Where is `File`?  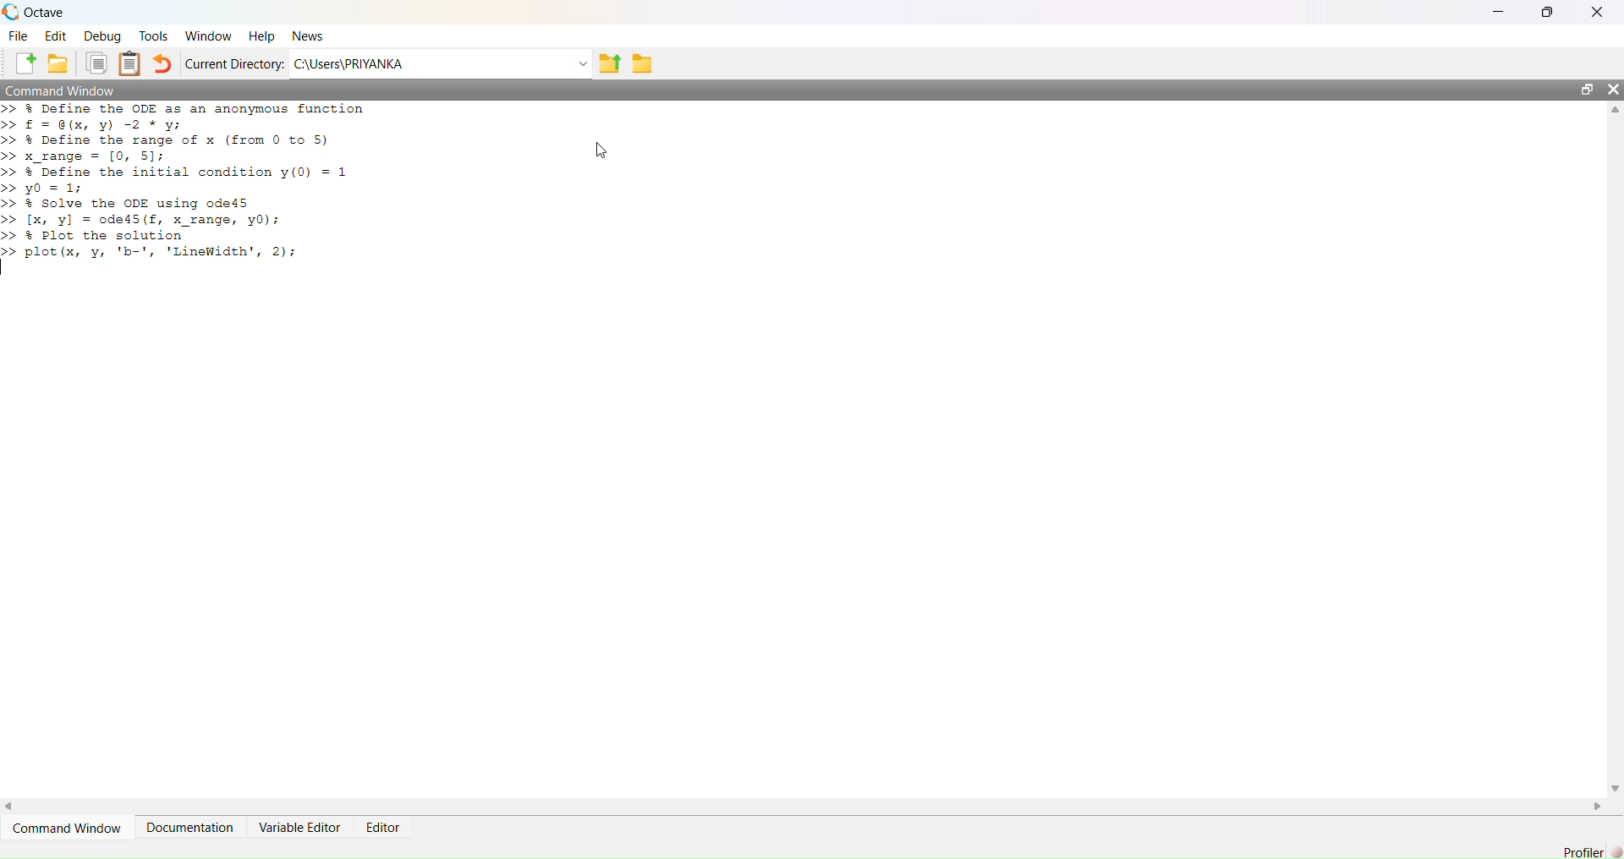
File is located at coordinates (18, 36).